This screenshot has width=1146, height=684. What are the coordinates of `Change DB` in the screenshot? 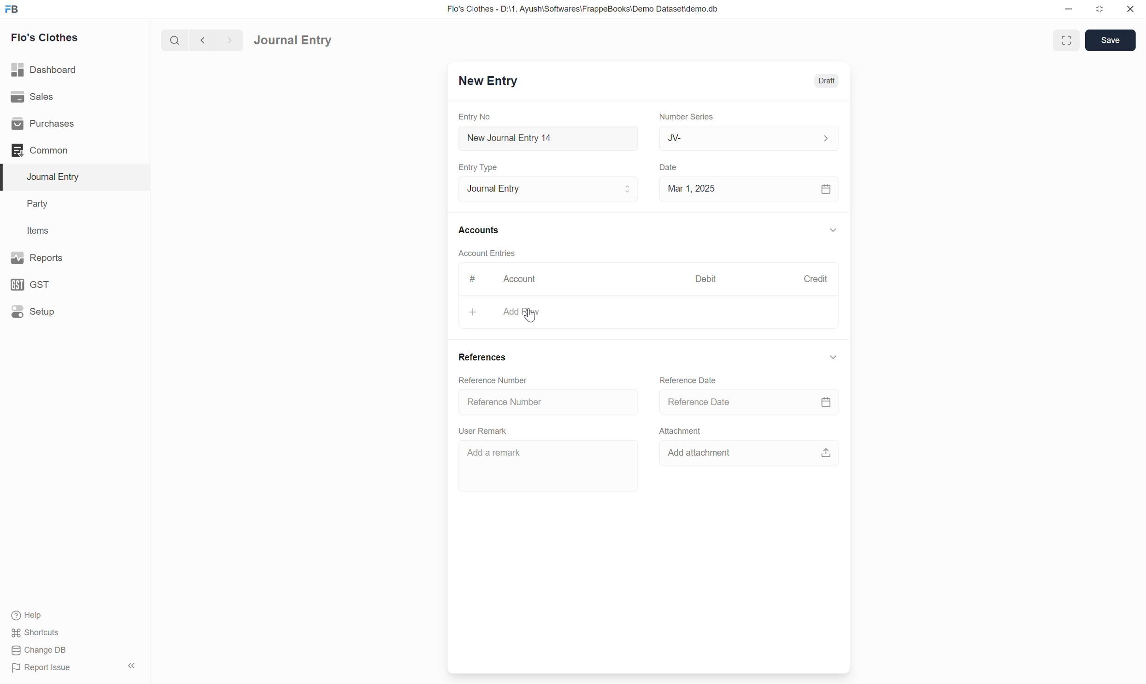 It's located at (39, 650).